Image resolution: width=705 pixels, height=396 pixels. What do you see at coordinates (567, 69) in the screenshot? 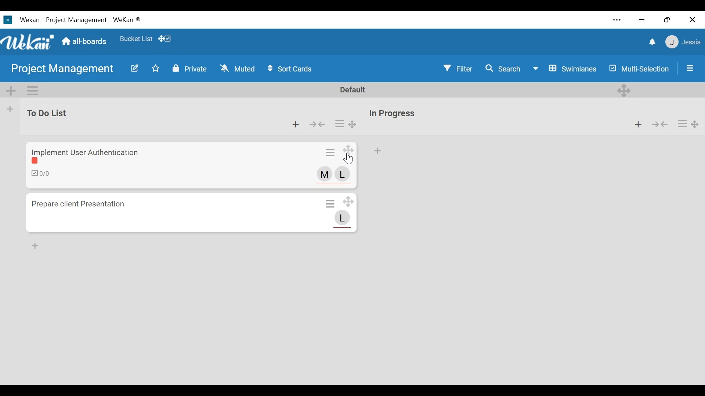
I see `Board View` at bounding box center [567, 69].